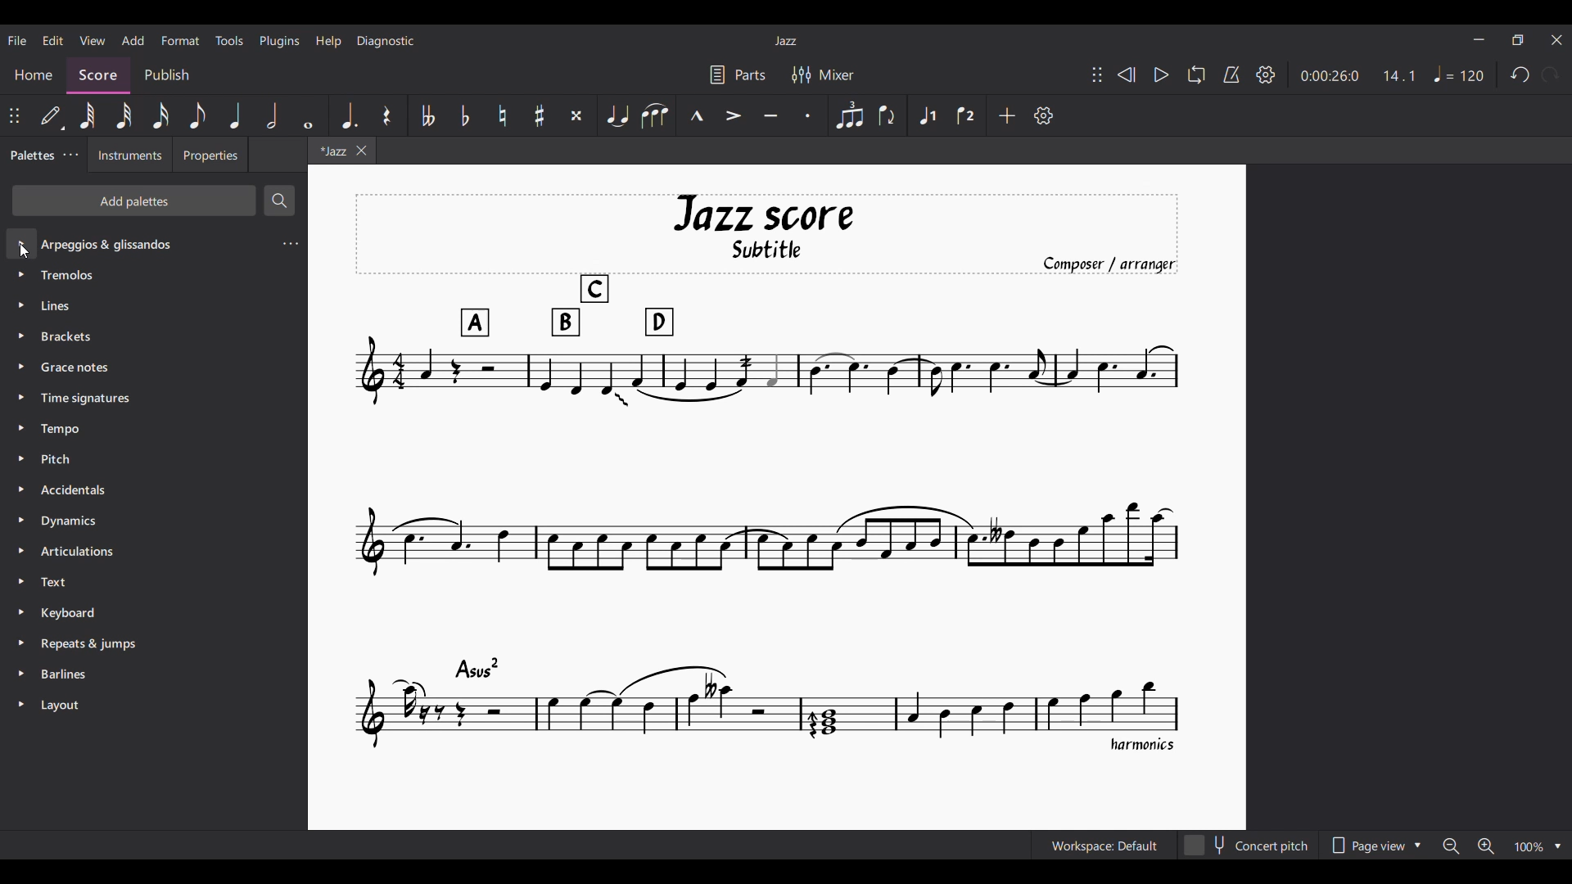 The image size is (1572, 884). What do you see at coordinates (387, 115) in the screenshot?
I see `Rest` at bounding box center [387, 115].